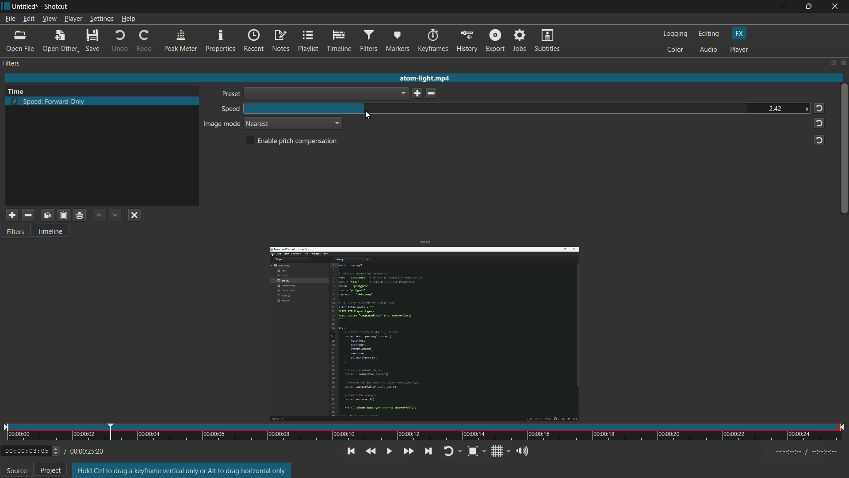 This screenshot has width=849, height=478. Describe the element at coordinates (258, 124) in the screenshot. I see `nearest` at that location.